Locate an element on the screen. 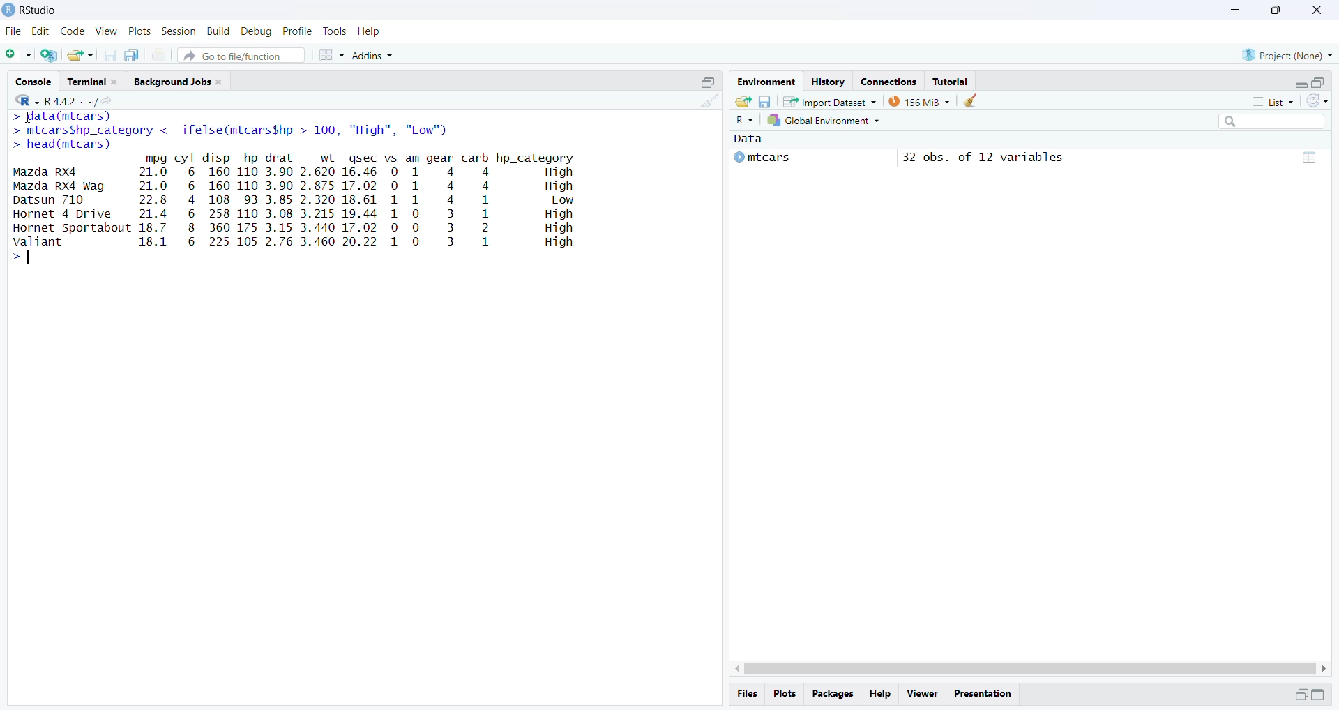 This screenshot has width=1339, height=710. Go to file/function is located at coordinates (243, 54).